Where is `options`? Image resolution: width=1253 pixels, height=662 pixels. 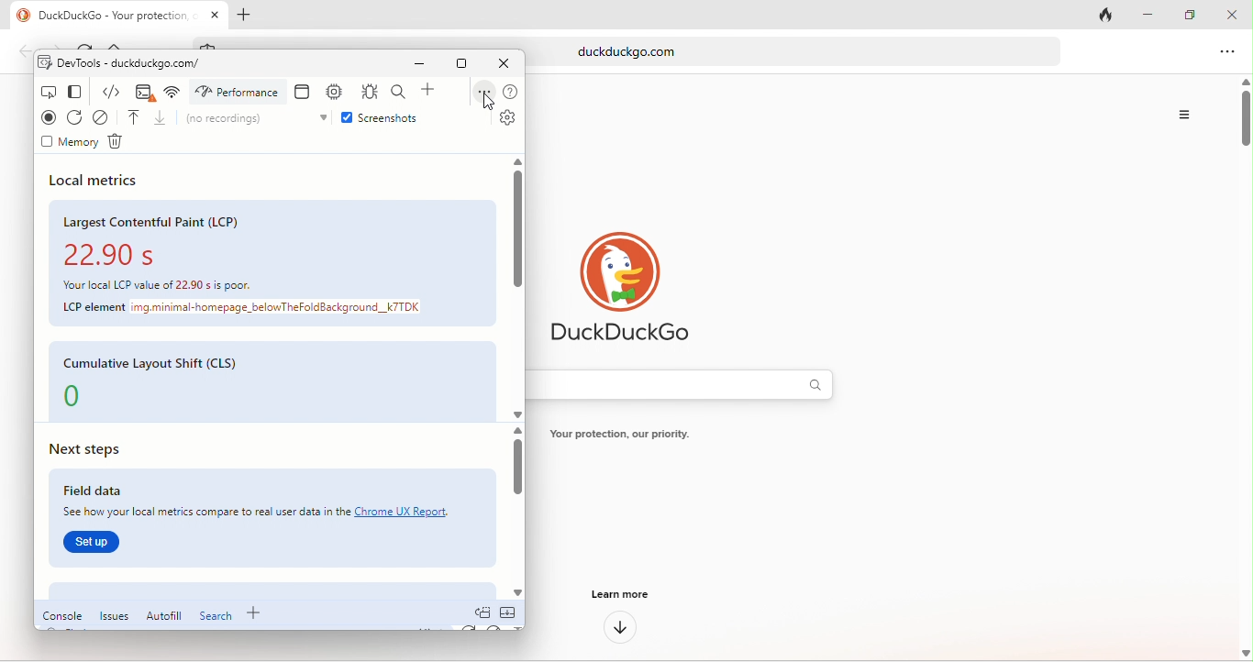 options is located at coordinates (482, 93).